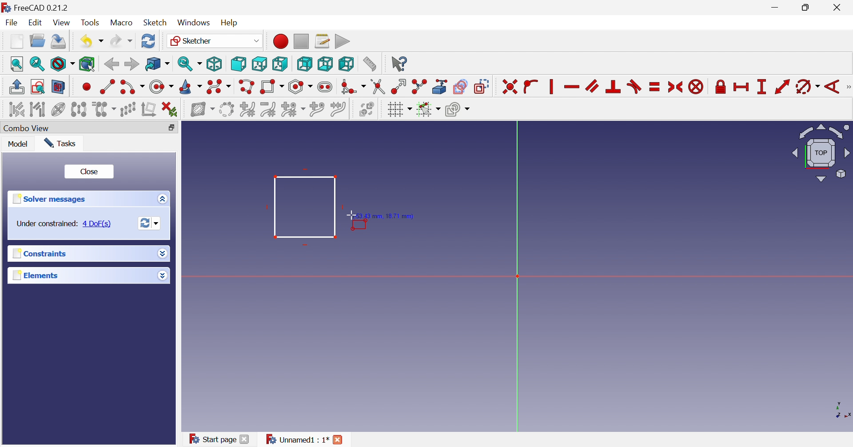 The height and width of the screenshot is (447, 853). Describe the element at coordinates (6, 7) in the screenshot. I see `logo` at that location.